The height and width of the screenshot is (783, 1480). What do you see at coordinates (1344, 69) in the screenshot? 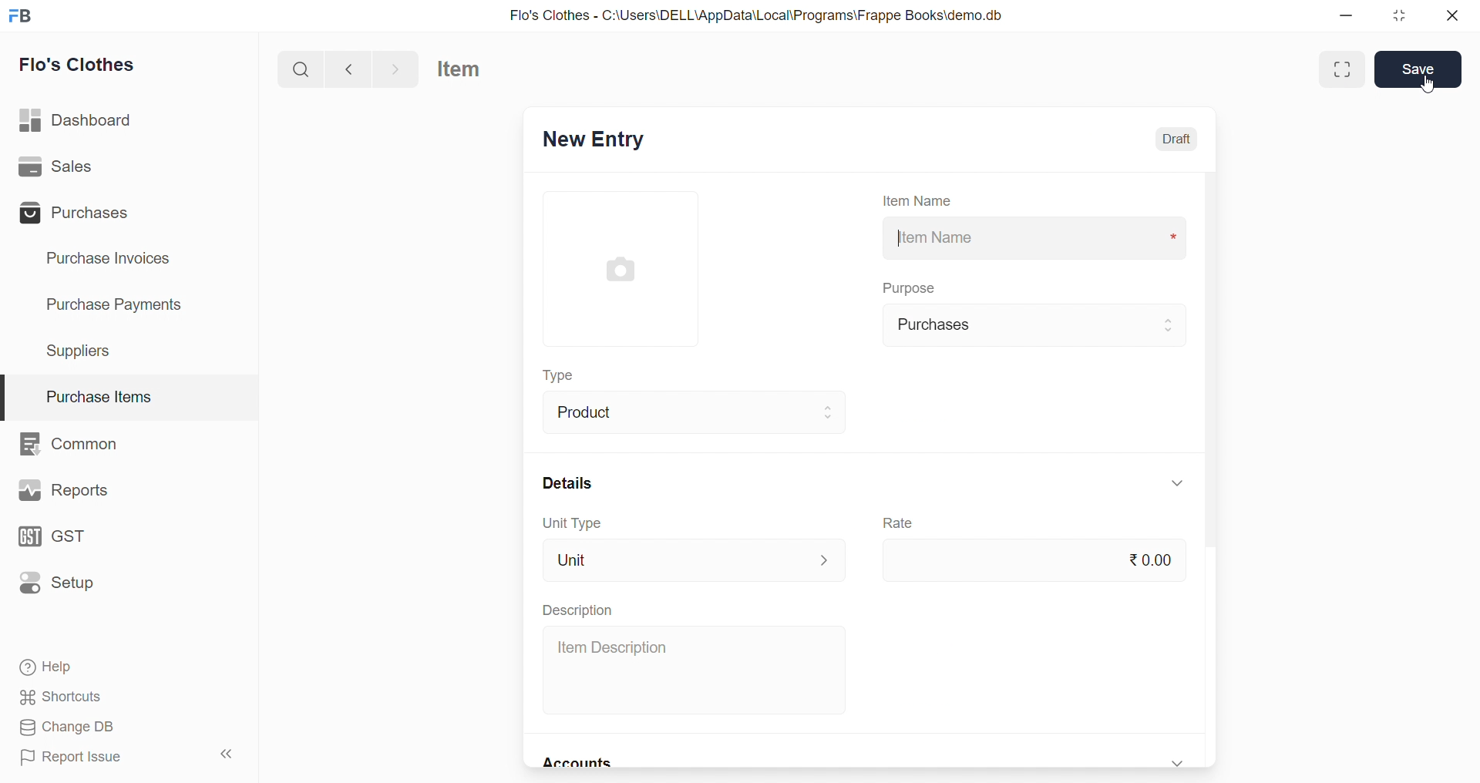
I see `Maximize window` at bounding box center [1344, 69].